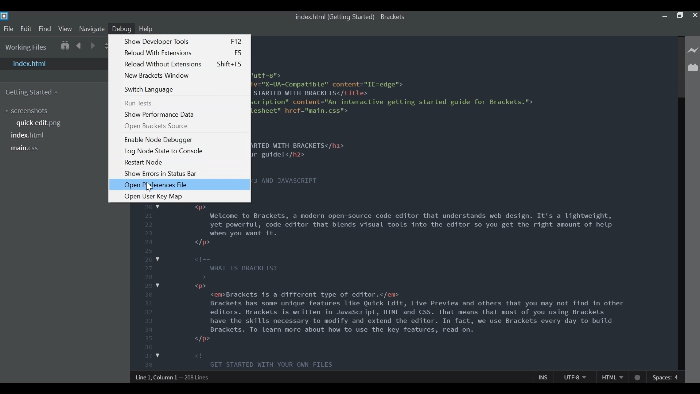 The width and height of the screenshot is (700, 394). I want to click on Switch Language, so click(149, 90).